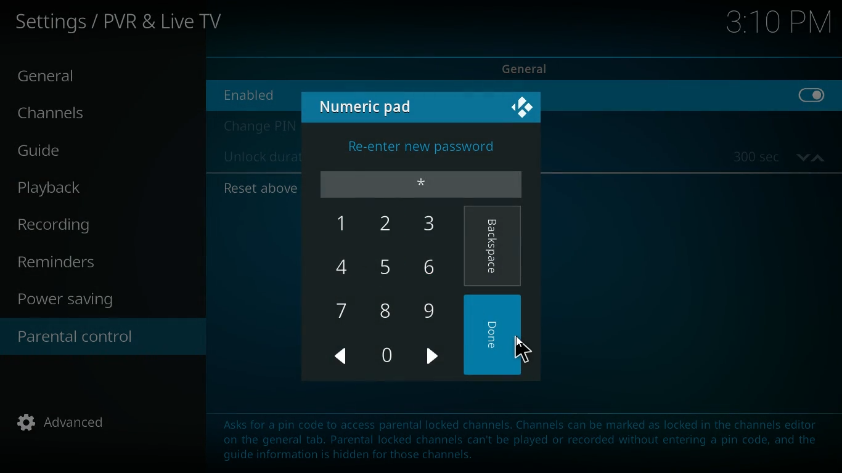  I want to click on done, so click(495, 336).